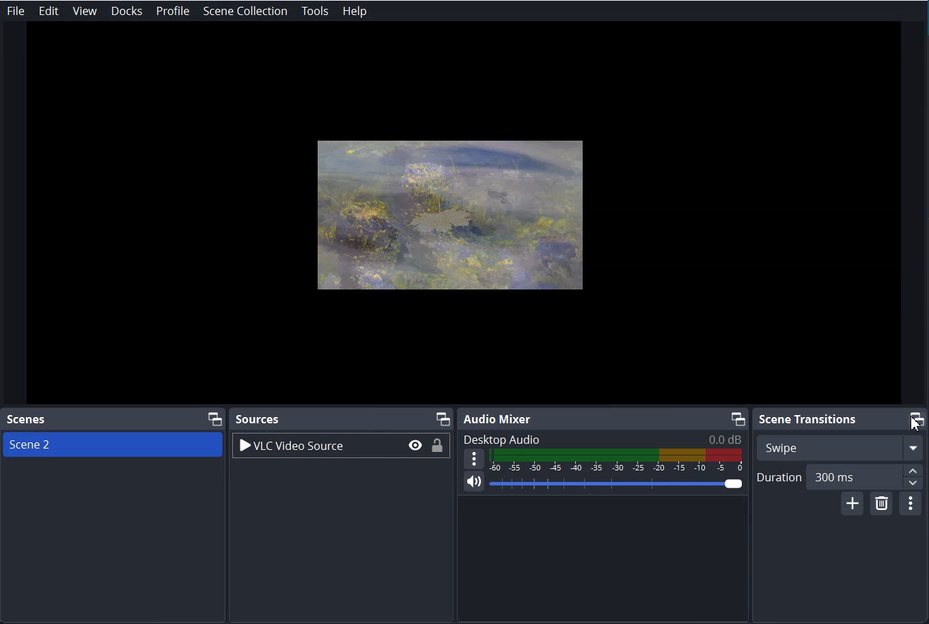 This screenshot has height=624, width=929. What do you see at coordinates (615, 484) in the screenshot?
I see `Volume Adjuster` at bounding box center [615, 484].